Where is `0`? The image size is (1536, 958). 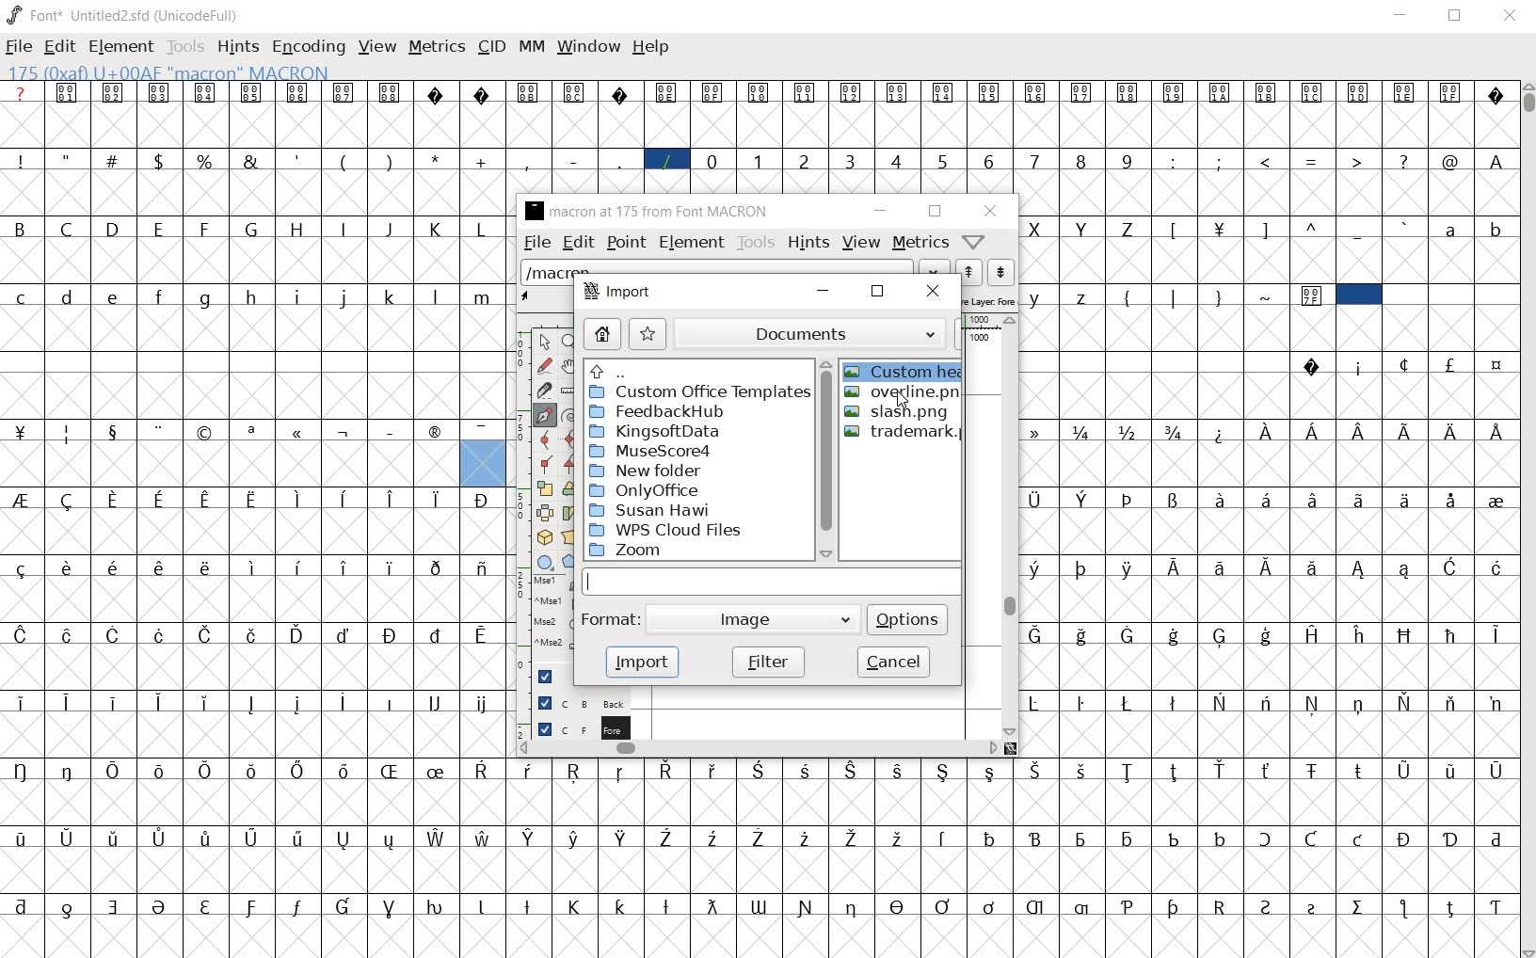 0 is located at coordinates (713, 159).